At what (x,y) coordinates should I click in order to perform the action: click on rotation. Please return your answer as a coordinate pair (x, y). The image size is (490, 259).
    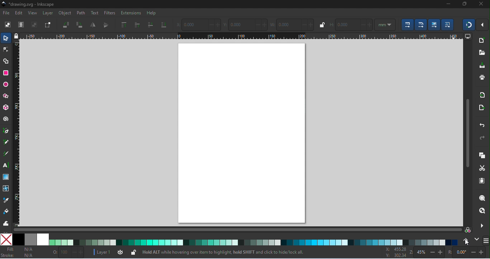
    Looking at the image, I should click on (466, 252).